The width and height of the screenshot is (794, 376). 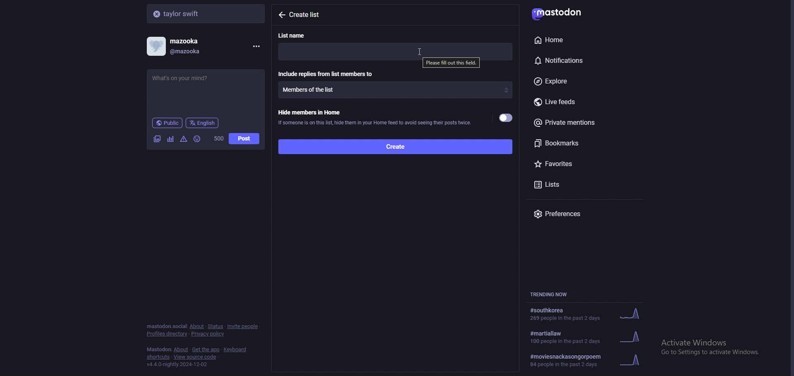 I want to click on shortcuts, so click(x=158, y=358).